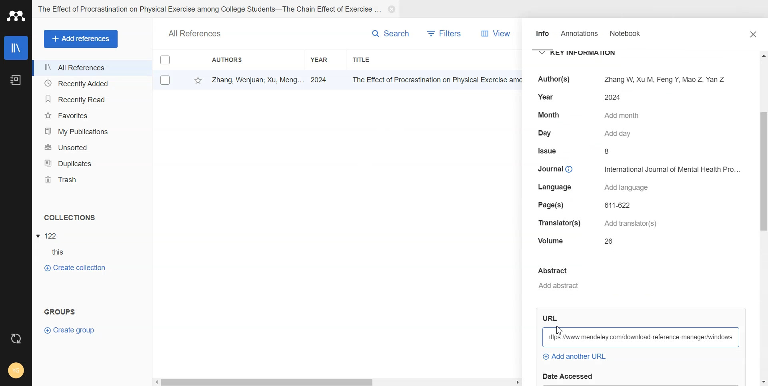 This screenshot has height=386, width=768. I want to click on Search, so click(383, 34).